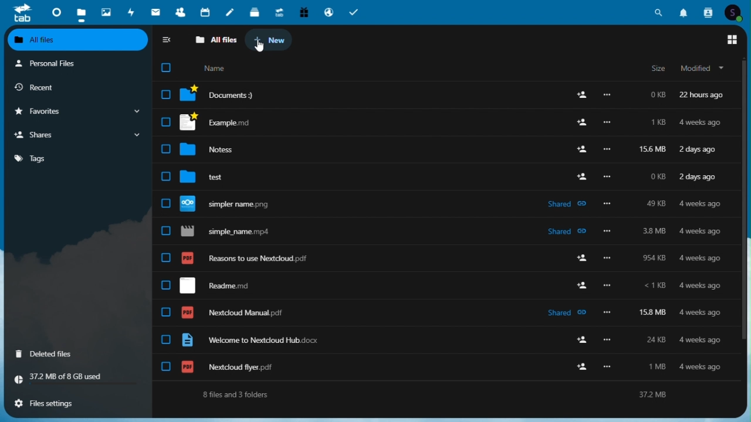 Image resolution: width=751 pixels, height=422 pixels. I want to click on Notifications, so click(682, 12).